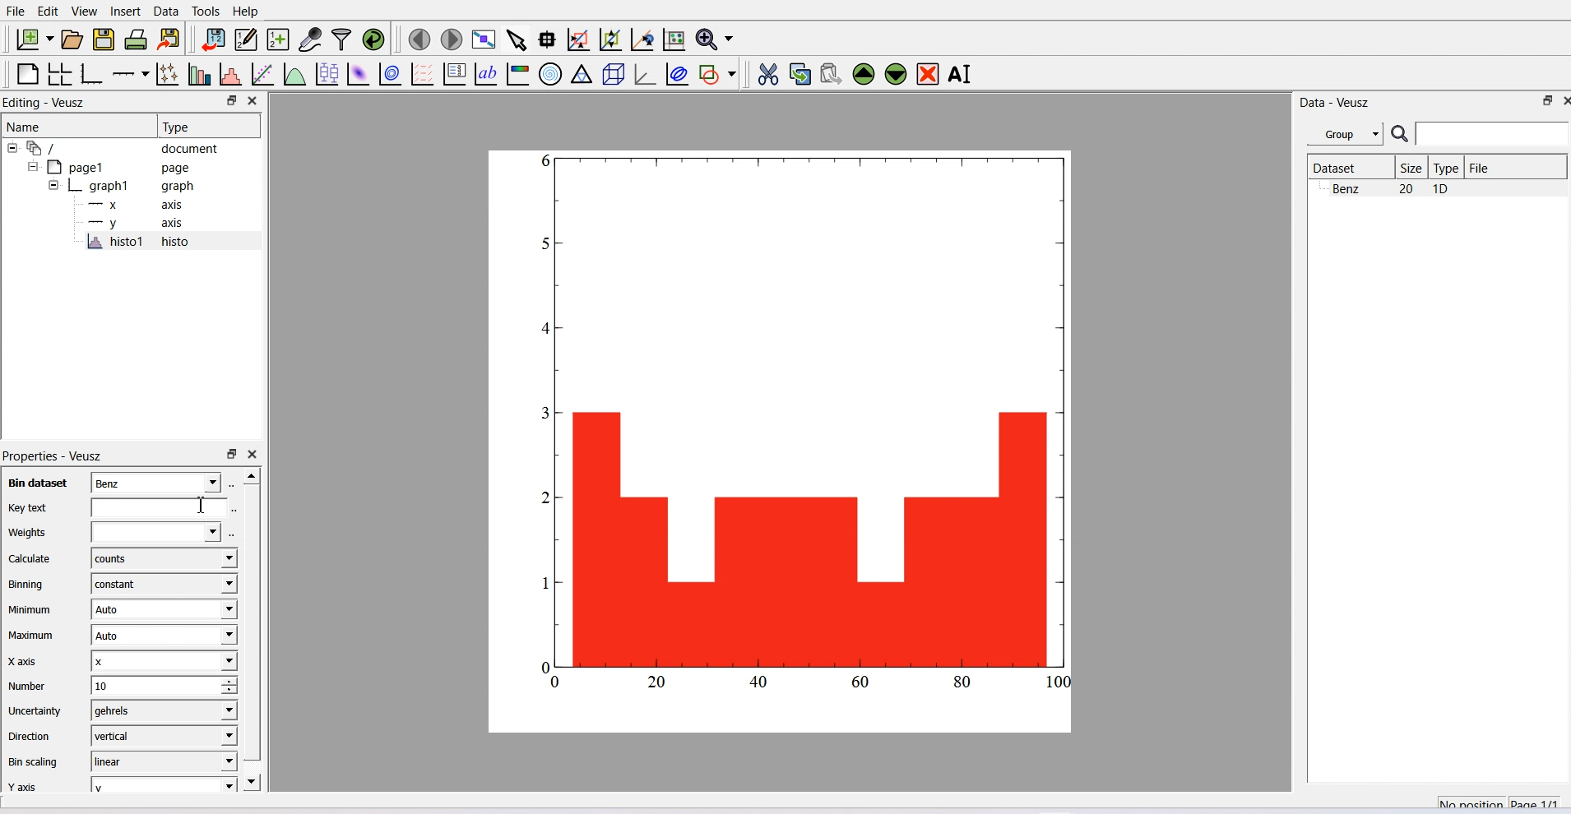 This screenshot has height=814, width=1571. Describe the element at coordinates (166, 12) in the screenshot. I see `Data` at that location.